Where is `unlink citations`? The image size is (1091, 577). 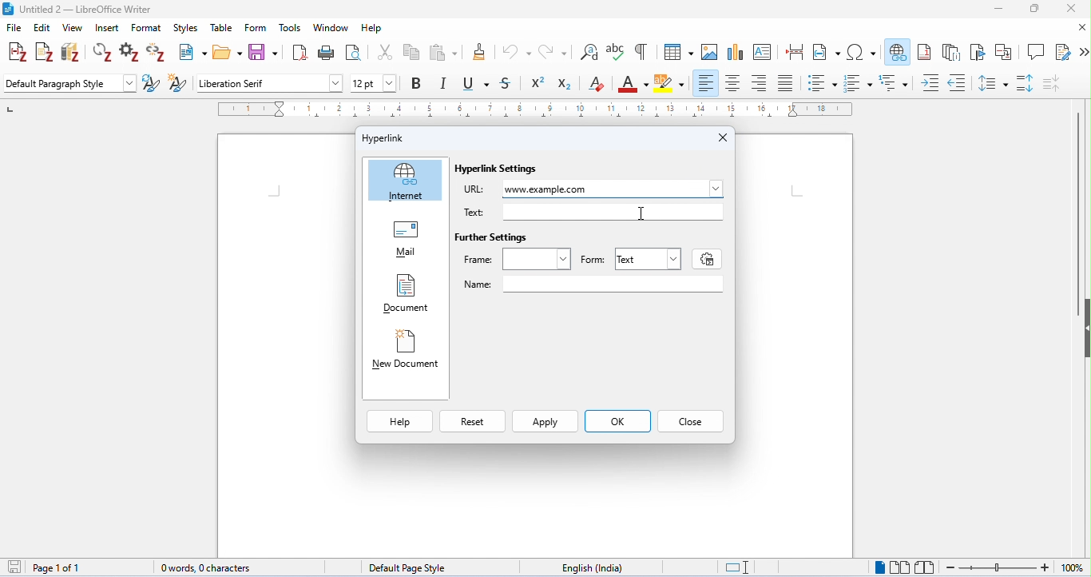
unlink citations is located at coordinates (156, 54).